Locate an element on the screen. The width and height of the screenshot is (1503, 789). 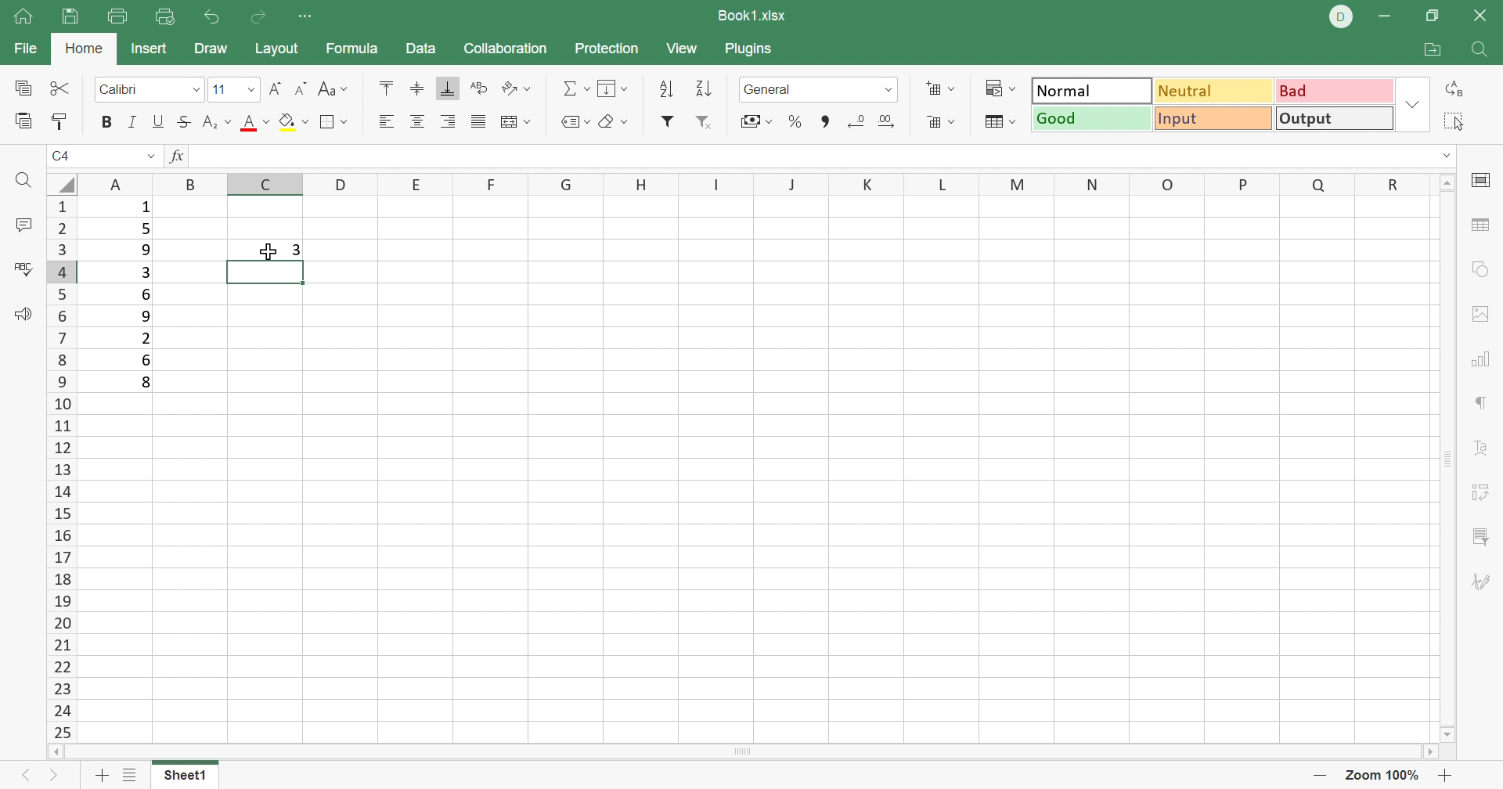
6 is located at coordinates (150, 362).